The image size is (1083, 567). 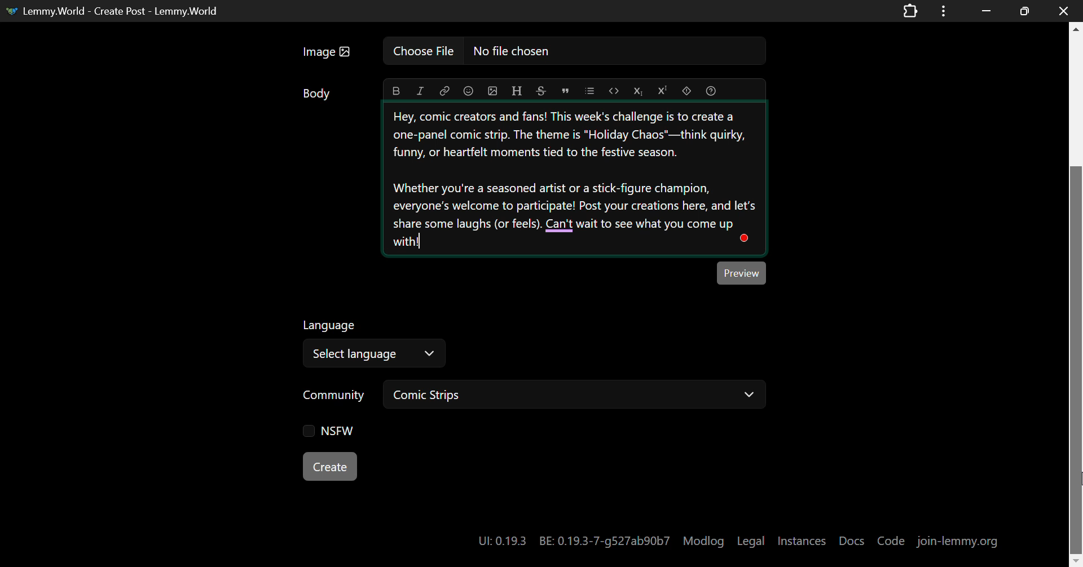 I want to click on Vertical Scroll Bar, so click(x=1076, y=299).